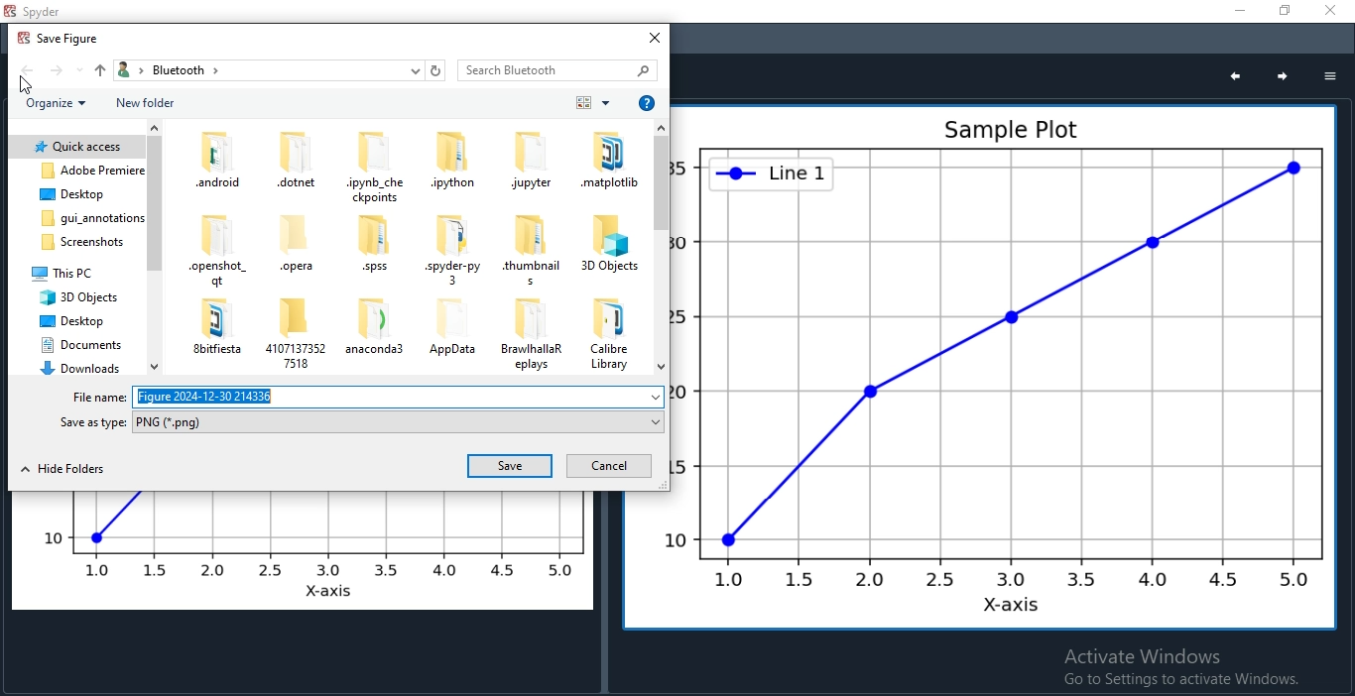 The width and height of the screenshot is (1355, 696). What do you see at coordinates (555, 69) in the screenshot?
I see `search` at bounding box center [555, 69].